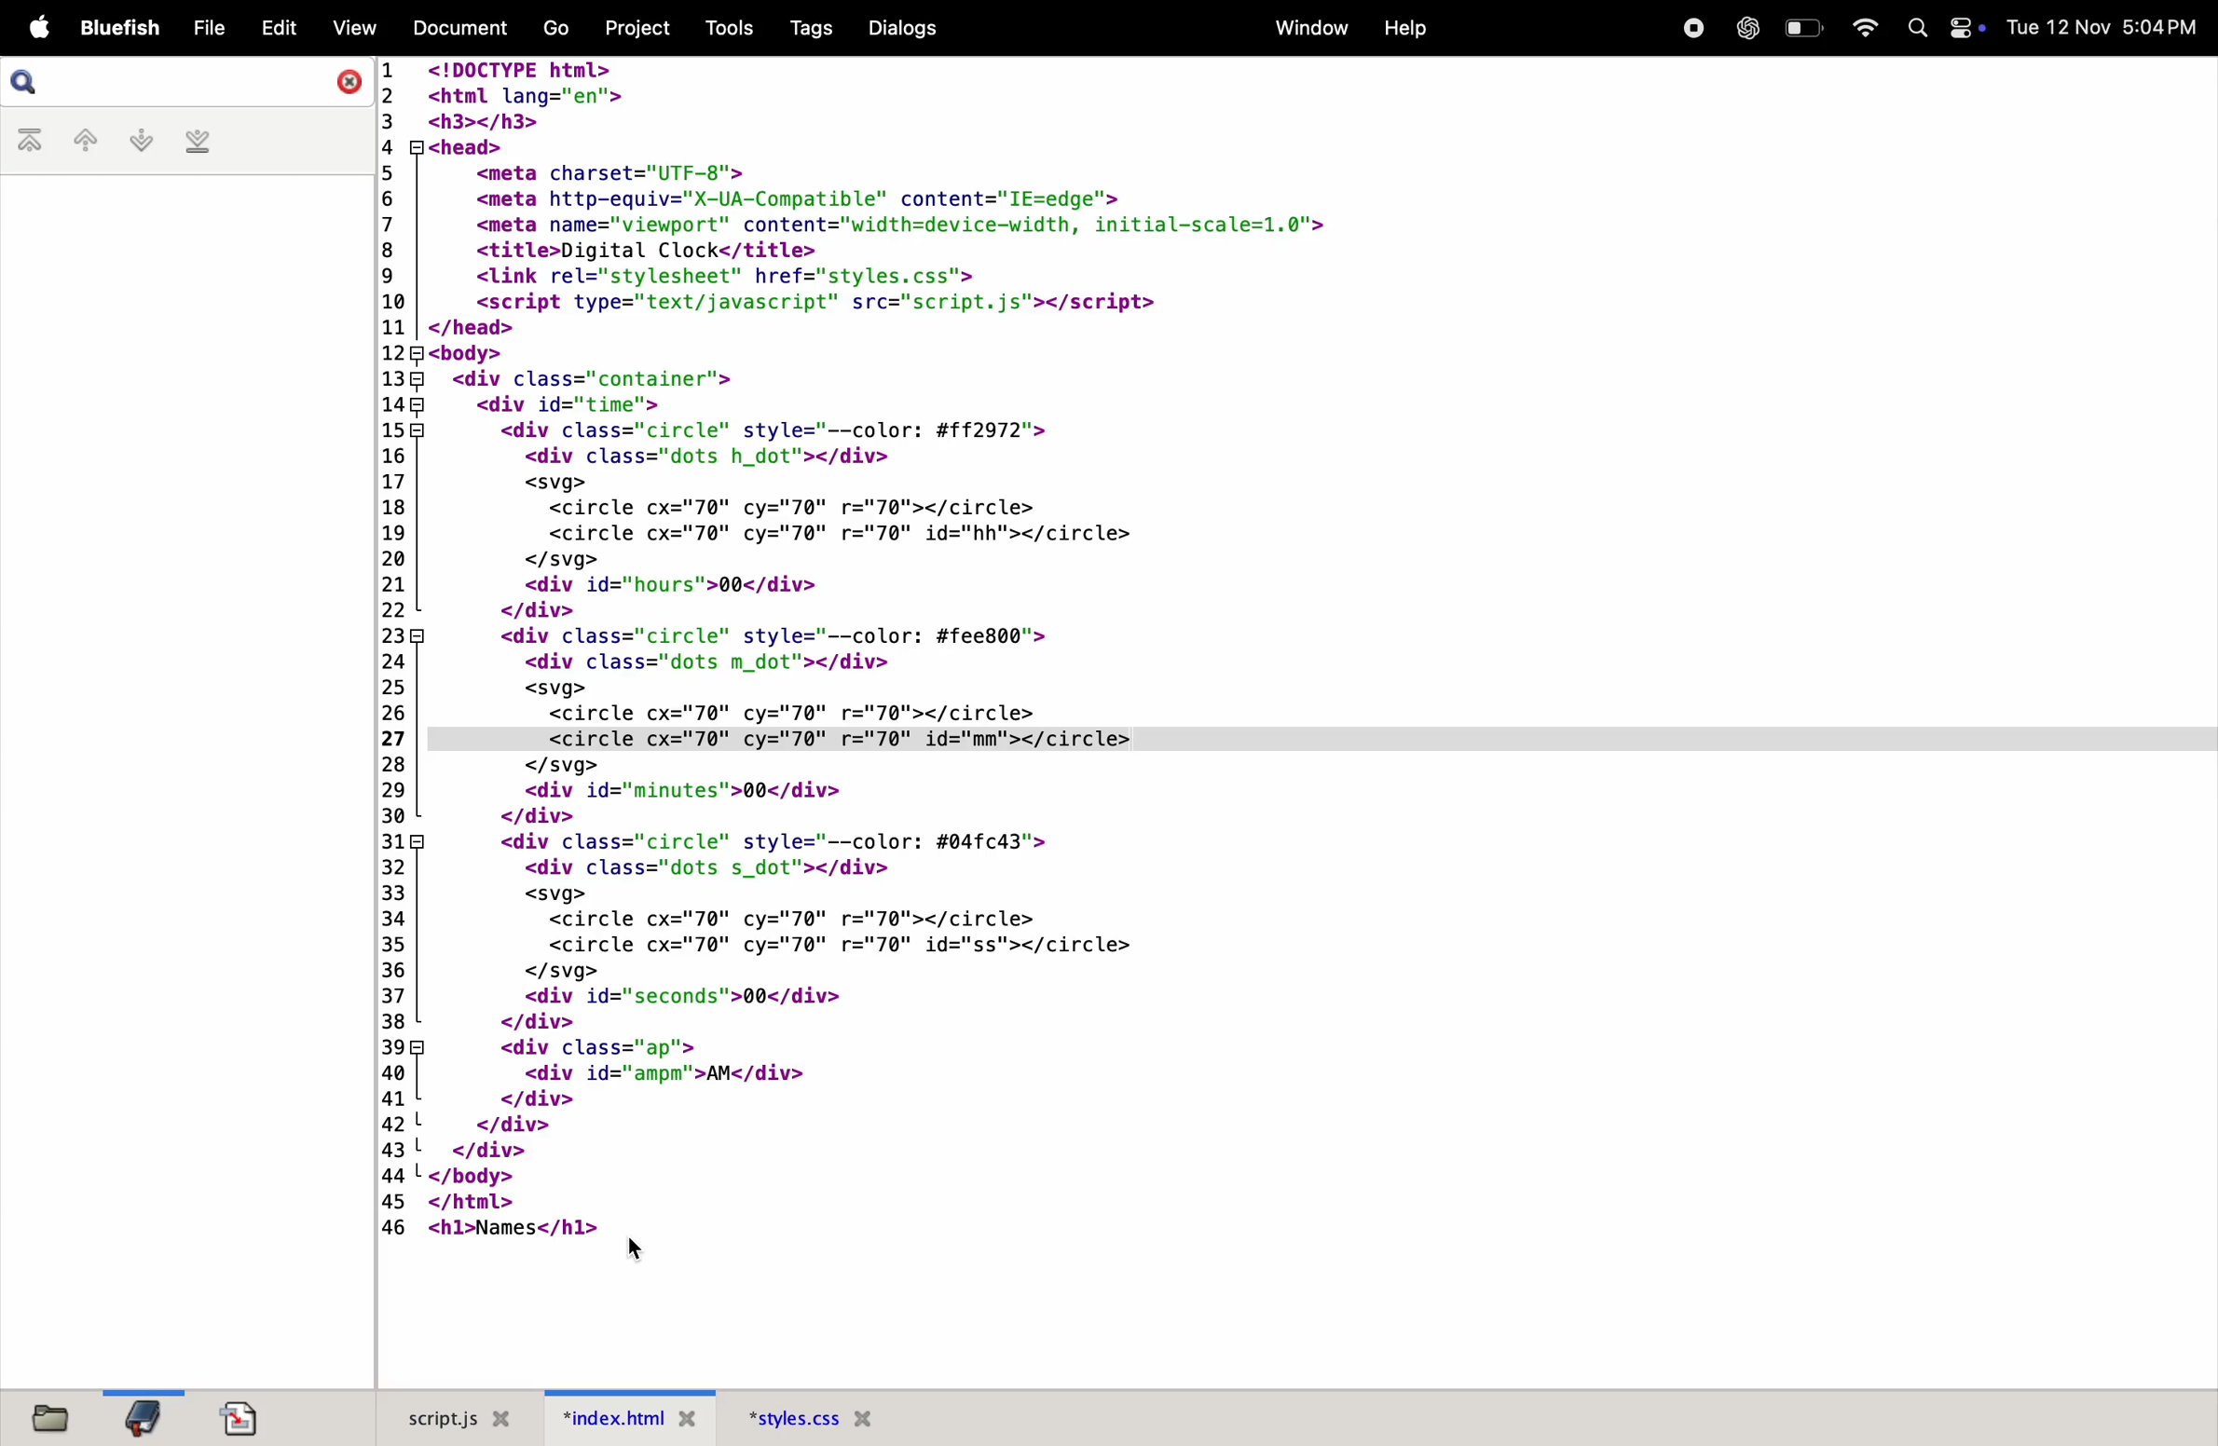 Image resolution: width=2218 pixels, height=1446 pixels. Describe the element at coordinates (636, 29) in the screenshot. I see `project` at that location.